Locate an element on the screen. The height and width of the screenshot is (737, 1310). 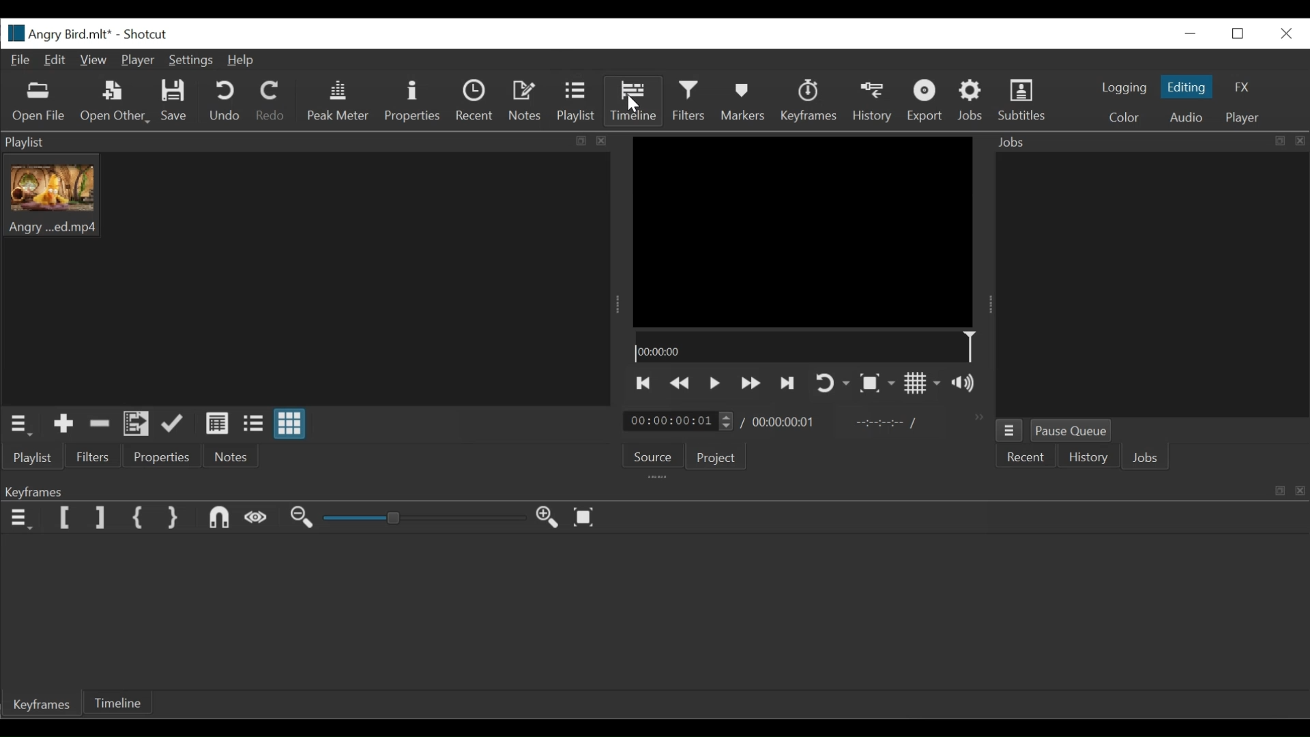
Settings is located at coordinates (190, 60).